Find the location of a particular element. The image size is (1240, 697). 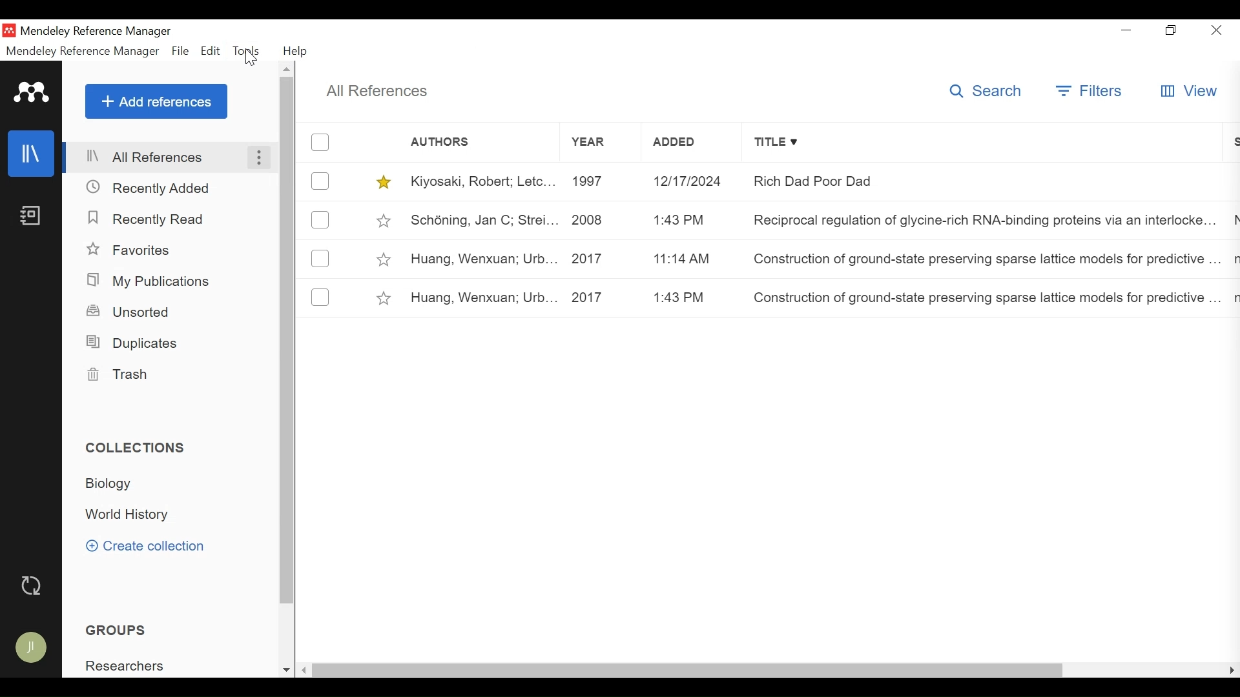

1:43pm is located at coordinates (688, 220).